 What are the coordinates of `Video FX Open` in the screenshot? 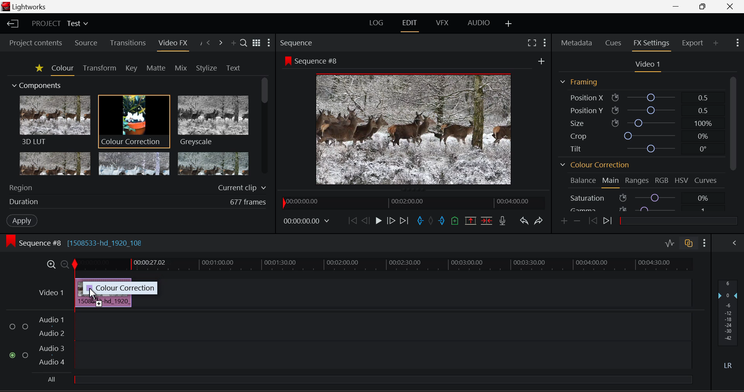 It's located at (174, 45).